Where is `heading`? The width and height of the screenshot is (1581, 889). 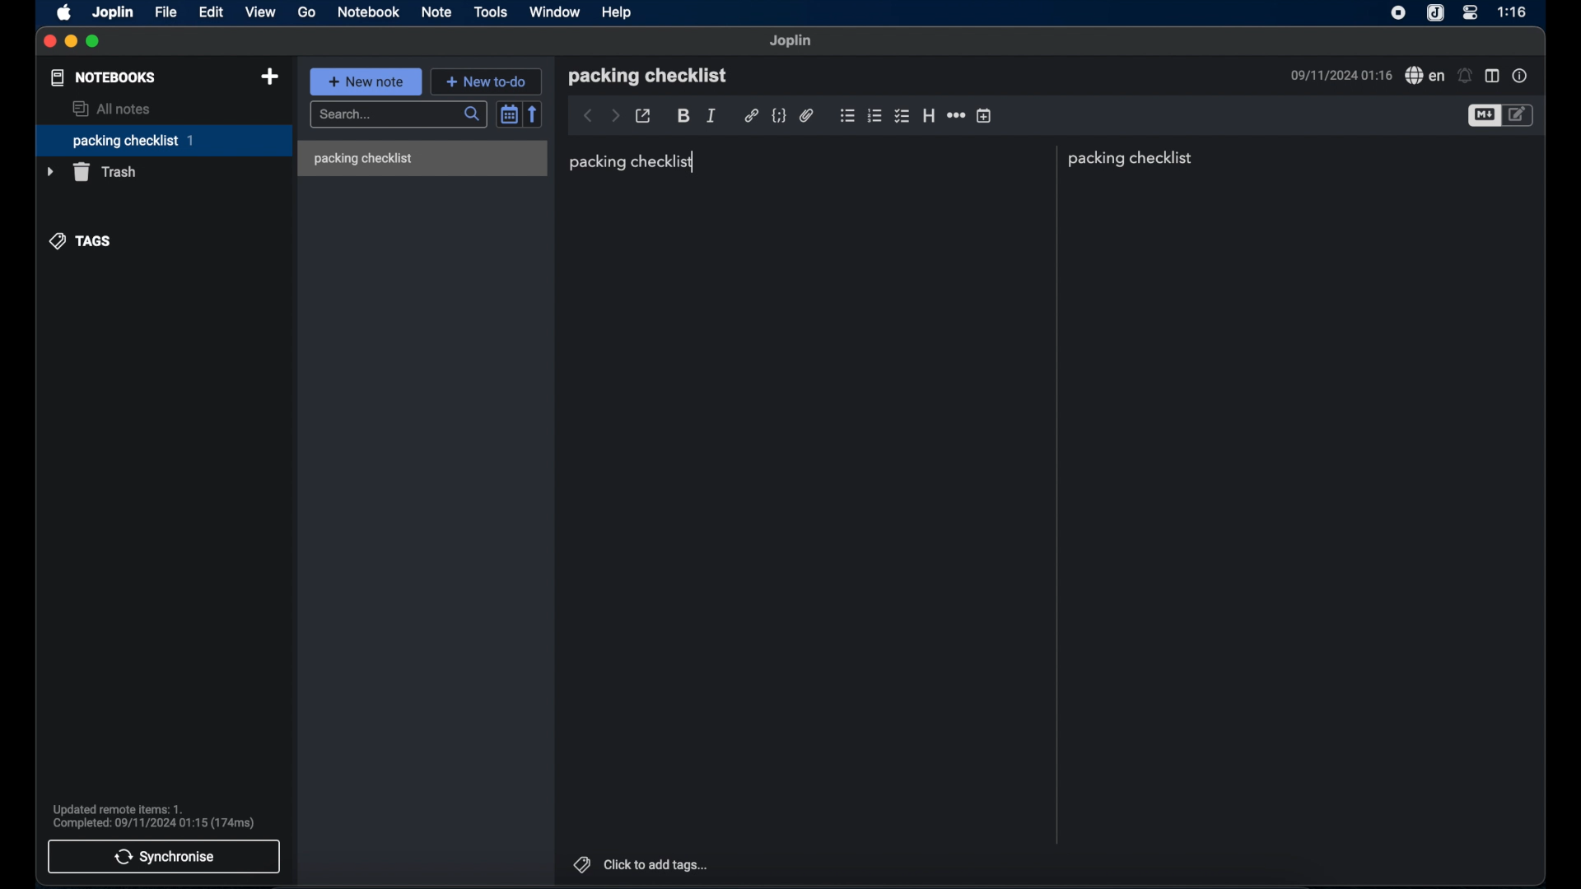 heading is located at coordinates (929, 115).